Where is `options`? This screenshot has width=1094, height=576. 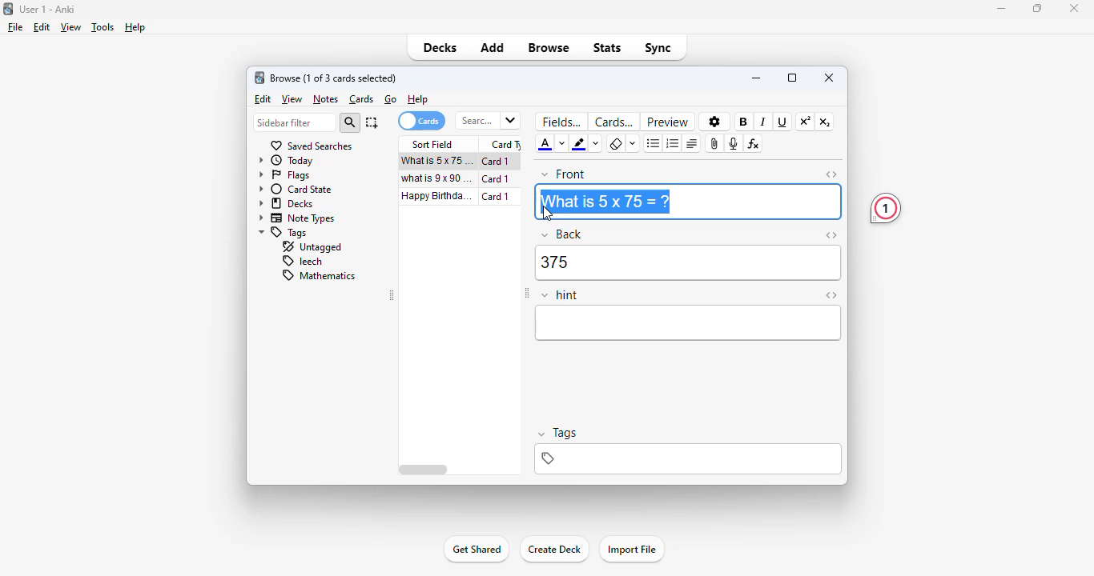
options is located at coordinates (713, 121).